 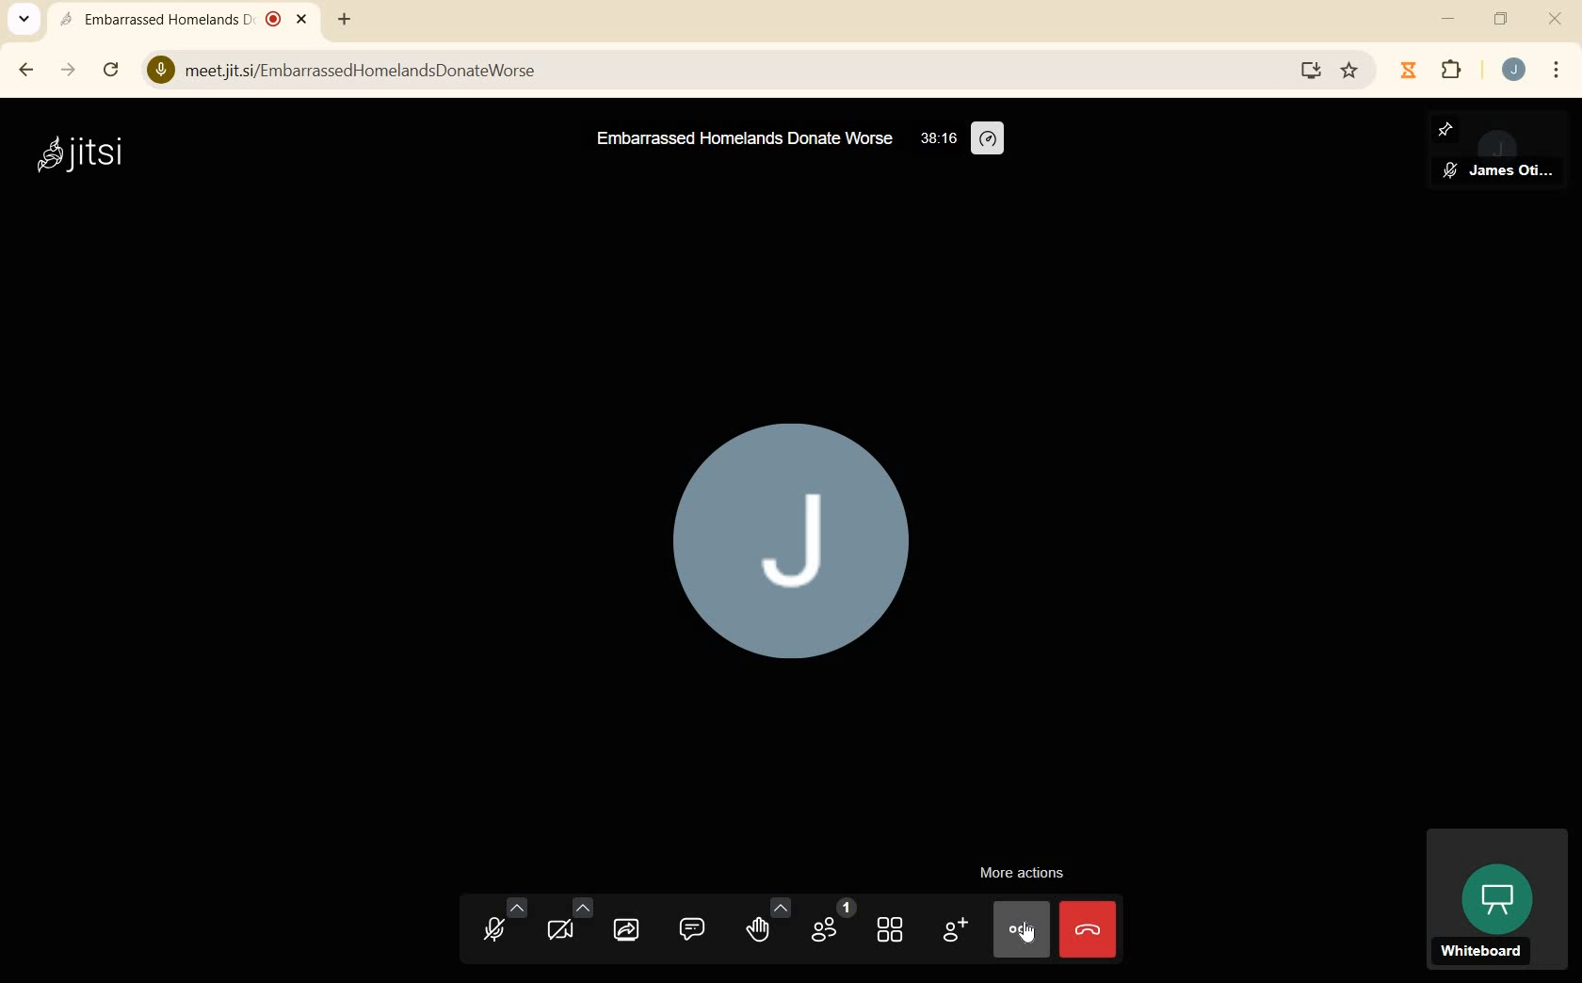 I want to click on minimize, so click(x=1445, y=20).